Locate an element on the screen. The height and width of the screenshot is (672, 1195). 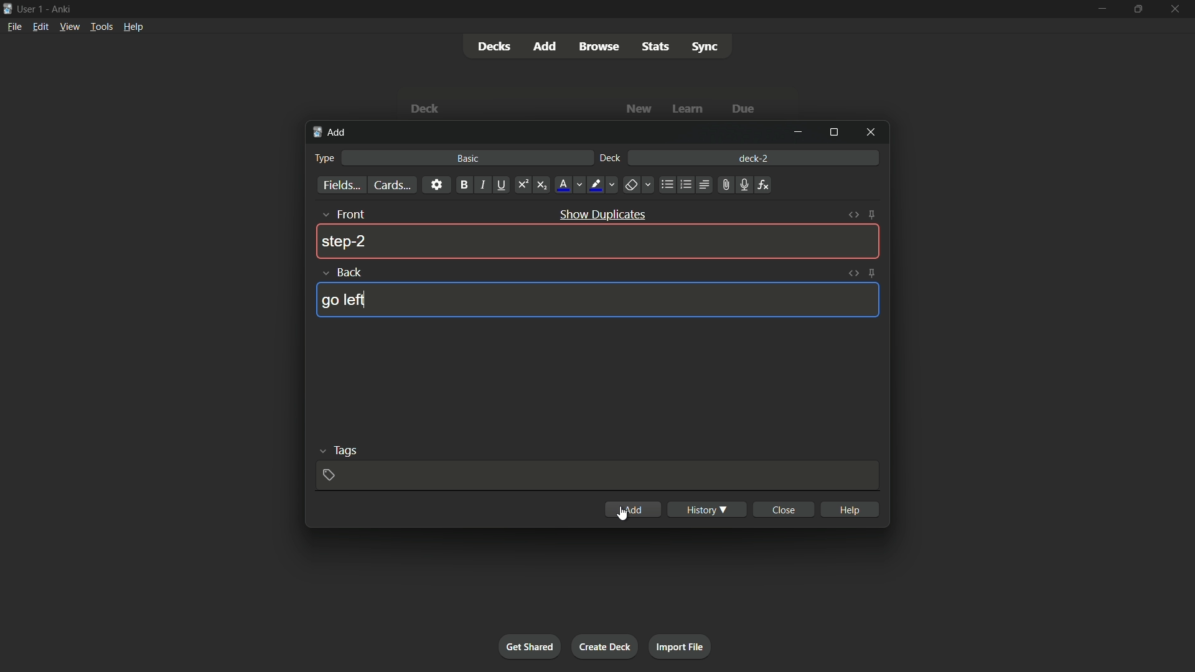
remove formatting is located at coordinates (639, 185).